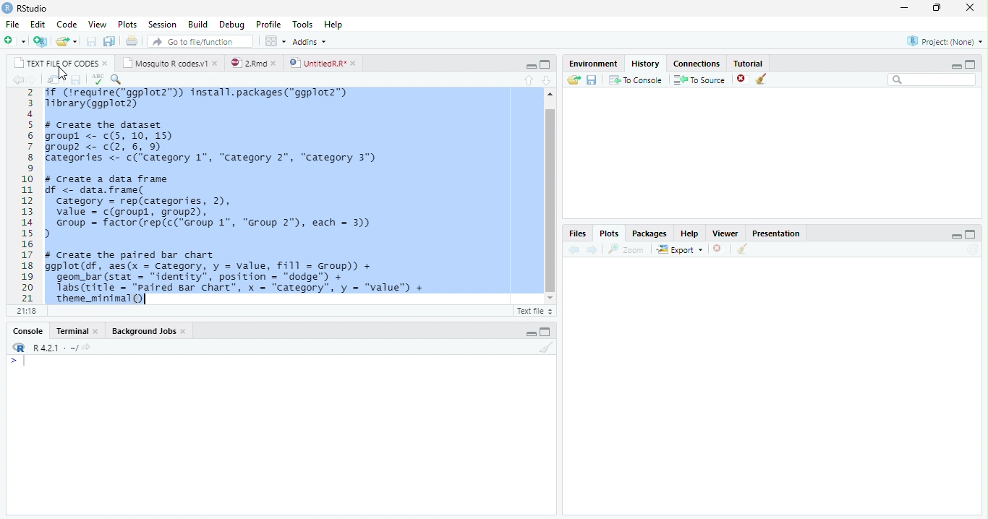 This screenshot has height=519, width=988. I want to click on RStudio, so click(34, 8).